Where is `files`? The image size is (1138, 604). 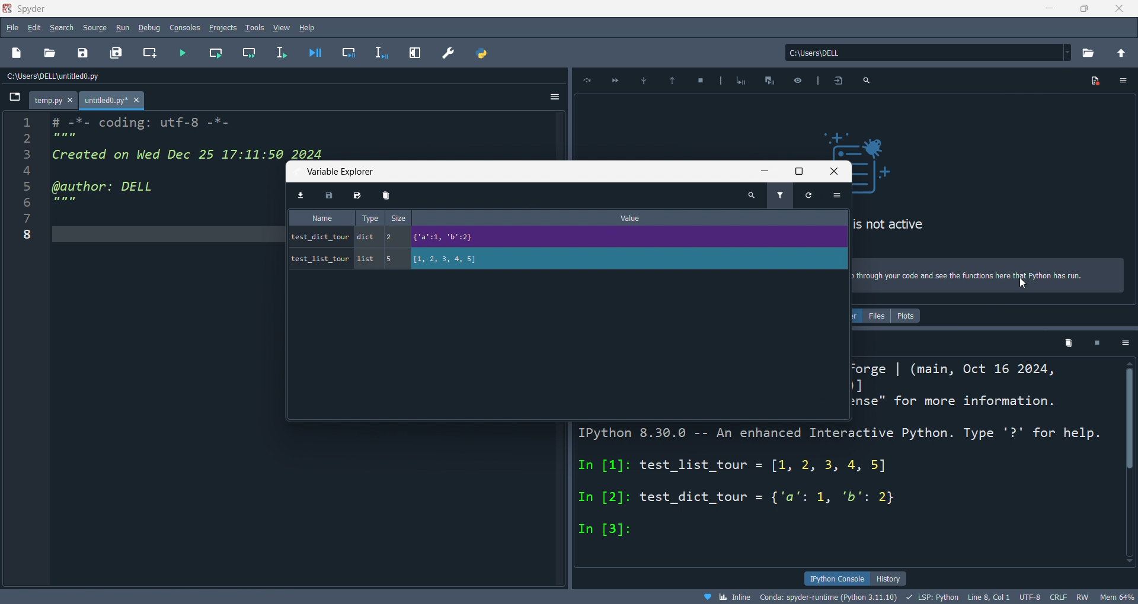 files is located at coordinates (875, 315).